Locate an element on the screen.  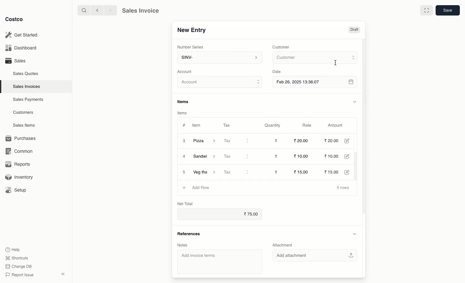
Edit is located at coordinates (349, 141).